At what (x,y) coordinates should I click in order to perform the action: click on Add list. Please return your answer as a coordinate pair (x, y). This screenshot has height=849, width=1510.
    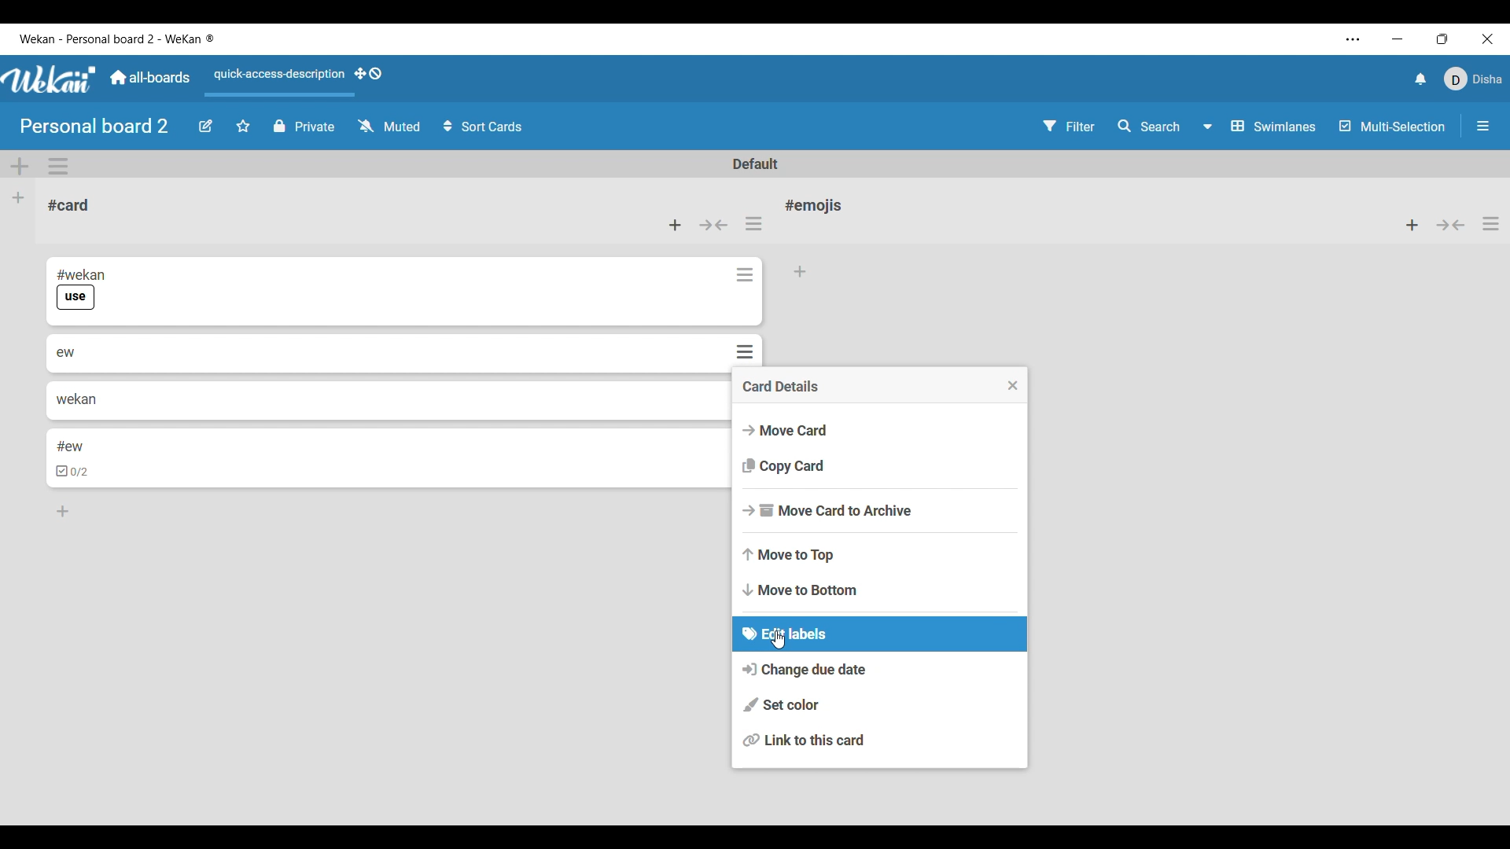
    Looking at the image, I should click on (18, 198).